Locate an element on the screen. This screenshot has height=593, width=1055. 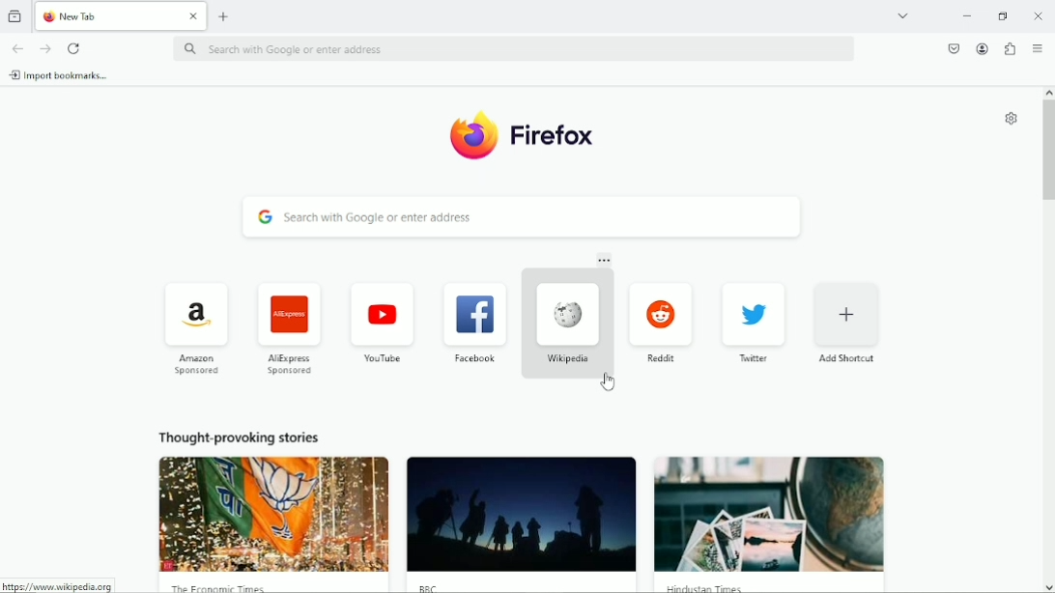
AliExpress Sponsored is located at coordinates (290, 327).